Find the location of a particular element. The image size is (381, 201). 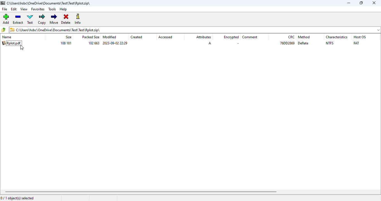

Rplot.pdf is located at coordinates (12, 43).